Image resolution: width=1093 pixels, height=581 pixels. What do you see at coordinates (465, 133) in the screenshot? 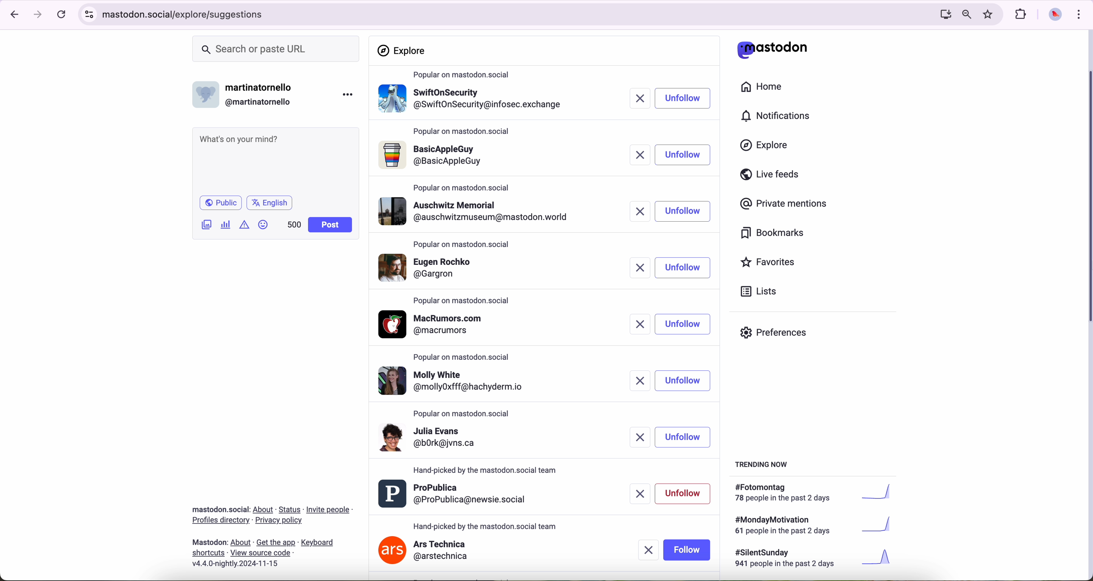
I see `popular on mastodon.social` at bounding box center [465, 133].